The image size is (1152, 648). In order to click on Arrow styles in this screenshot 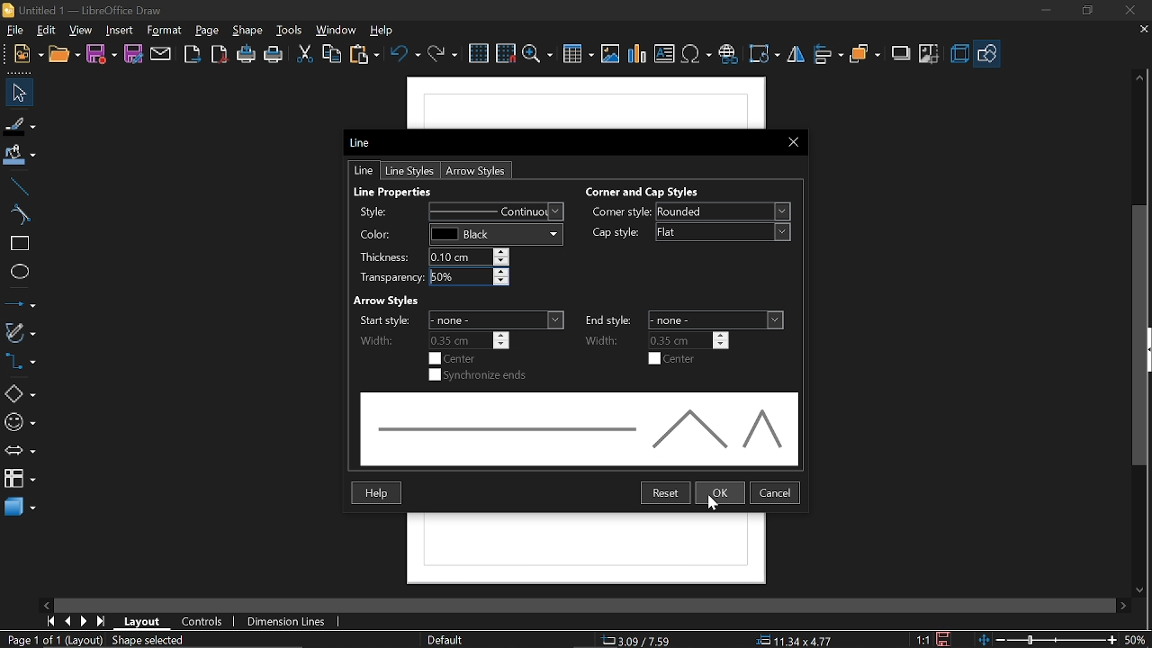, I will do `click(477, 171)`.